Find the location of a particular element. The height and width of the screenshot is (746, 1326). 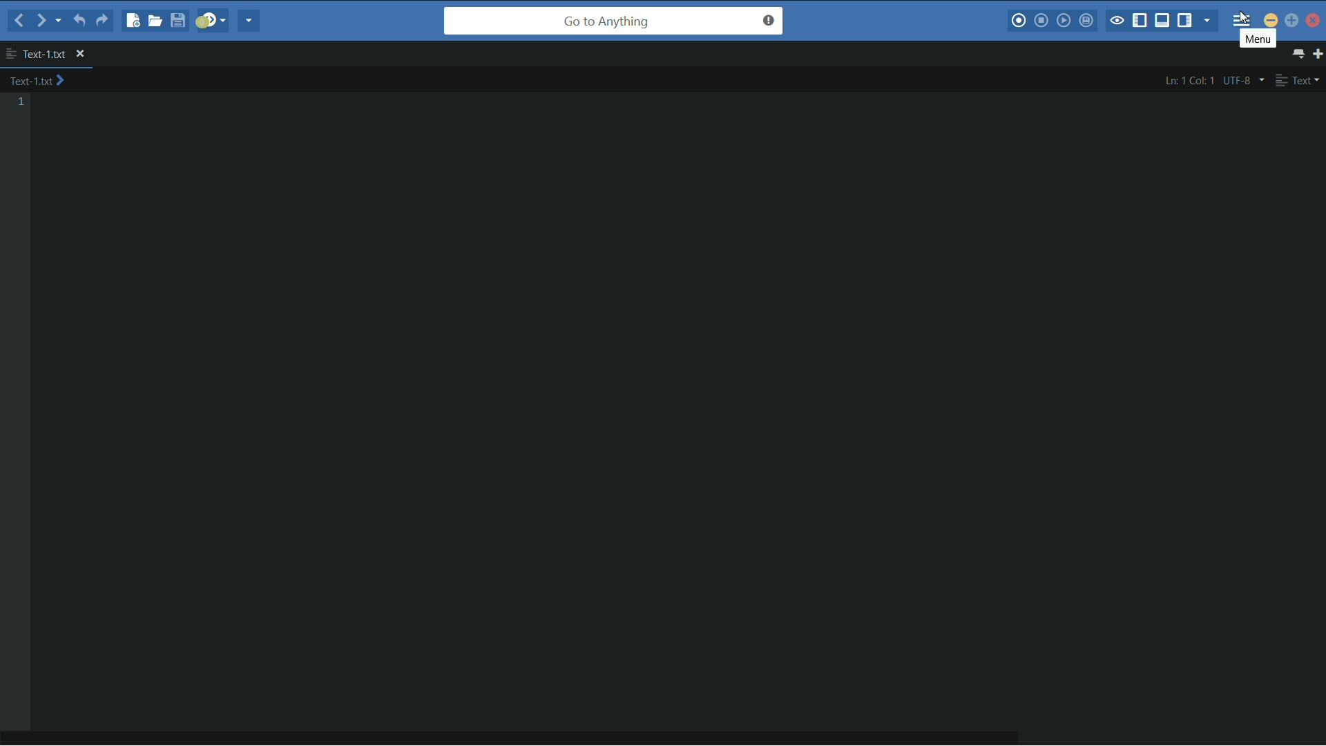

menu pop up is located at coordinates (1258, 39).